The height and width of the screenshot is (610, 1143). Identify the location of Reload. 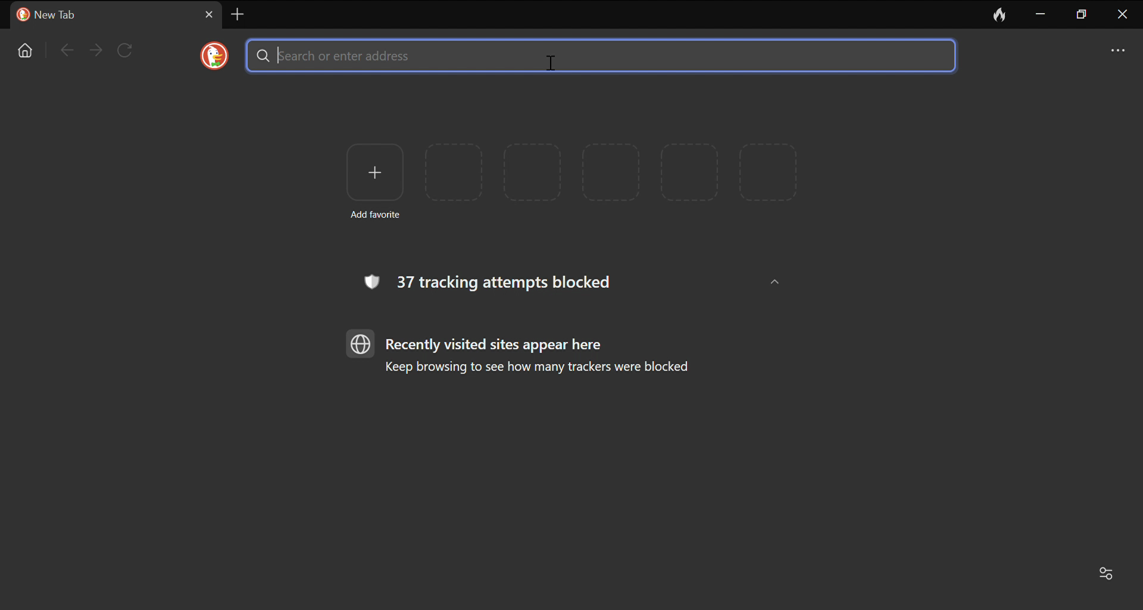
(126, 49).